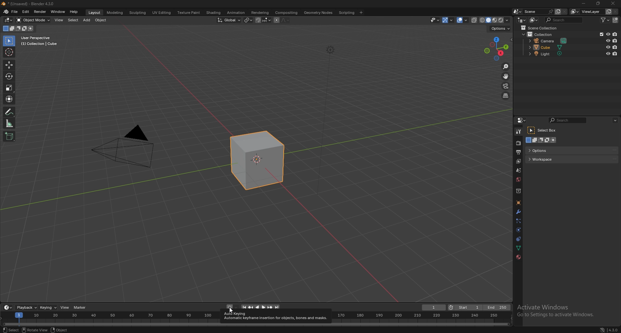 Image resolution: width=621 pixels, height=333 pixels. What do you see at coordinates (9, 123) in the screenshot?
I see `measure` at bounding box center [9, 123].